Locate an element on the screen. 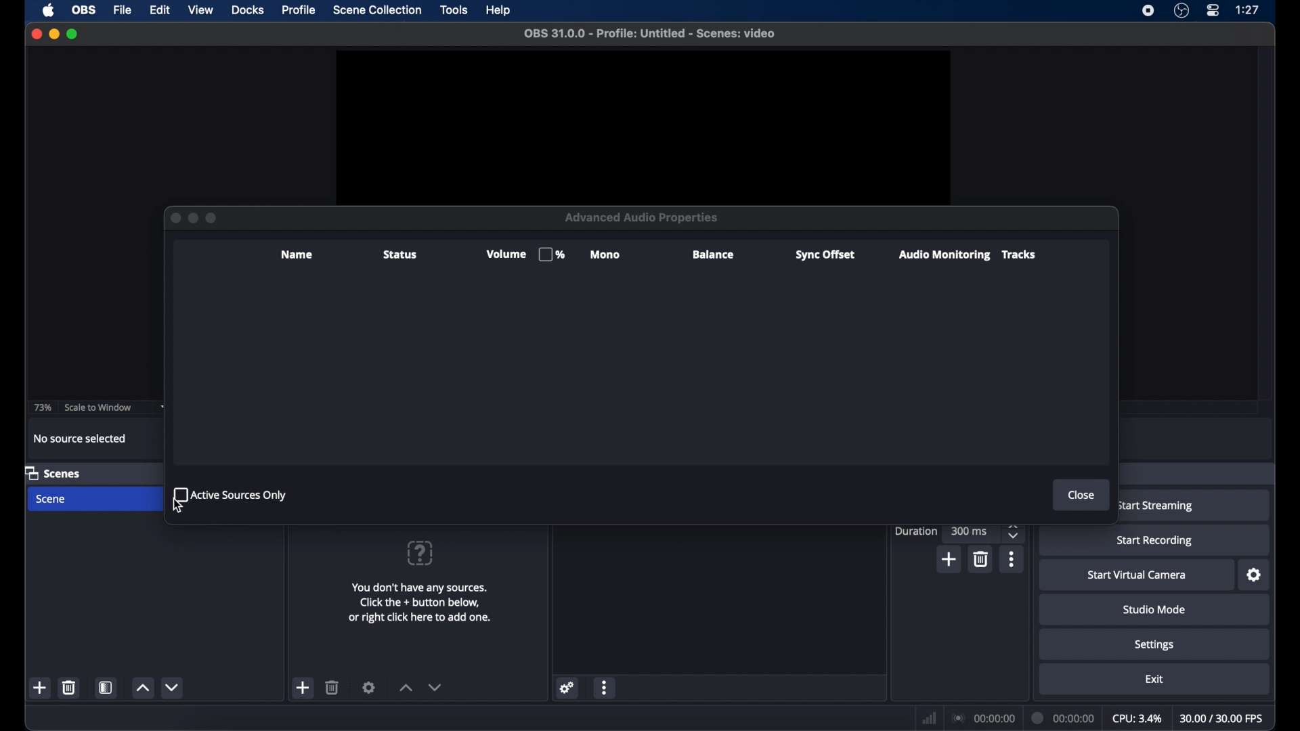 Image resolution: width=1300 pixels, height=731 pixels. view is located at coordinates (202, 10).